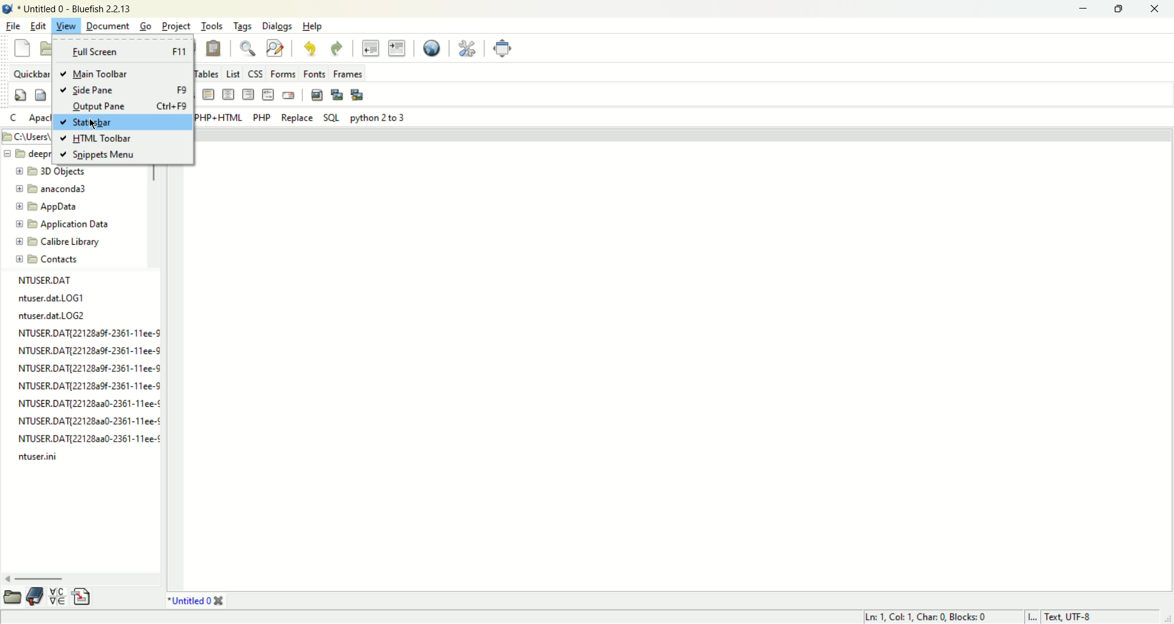 This screenshot has width=1174, height=624. Describe the element at coordinates (309, 49) in the screenshot. I see `undo ` at that location.